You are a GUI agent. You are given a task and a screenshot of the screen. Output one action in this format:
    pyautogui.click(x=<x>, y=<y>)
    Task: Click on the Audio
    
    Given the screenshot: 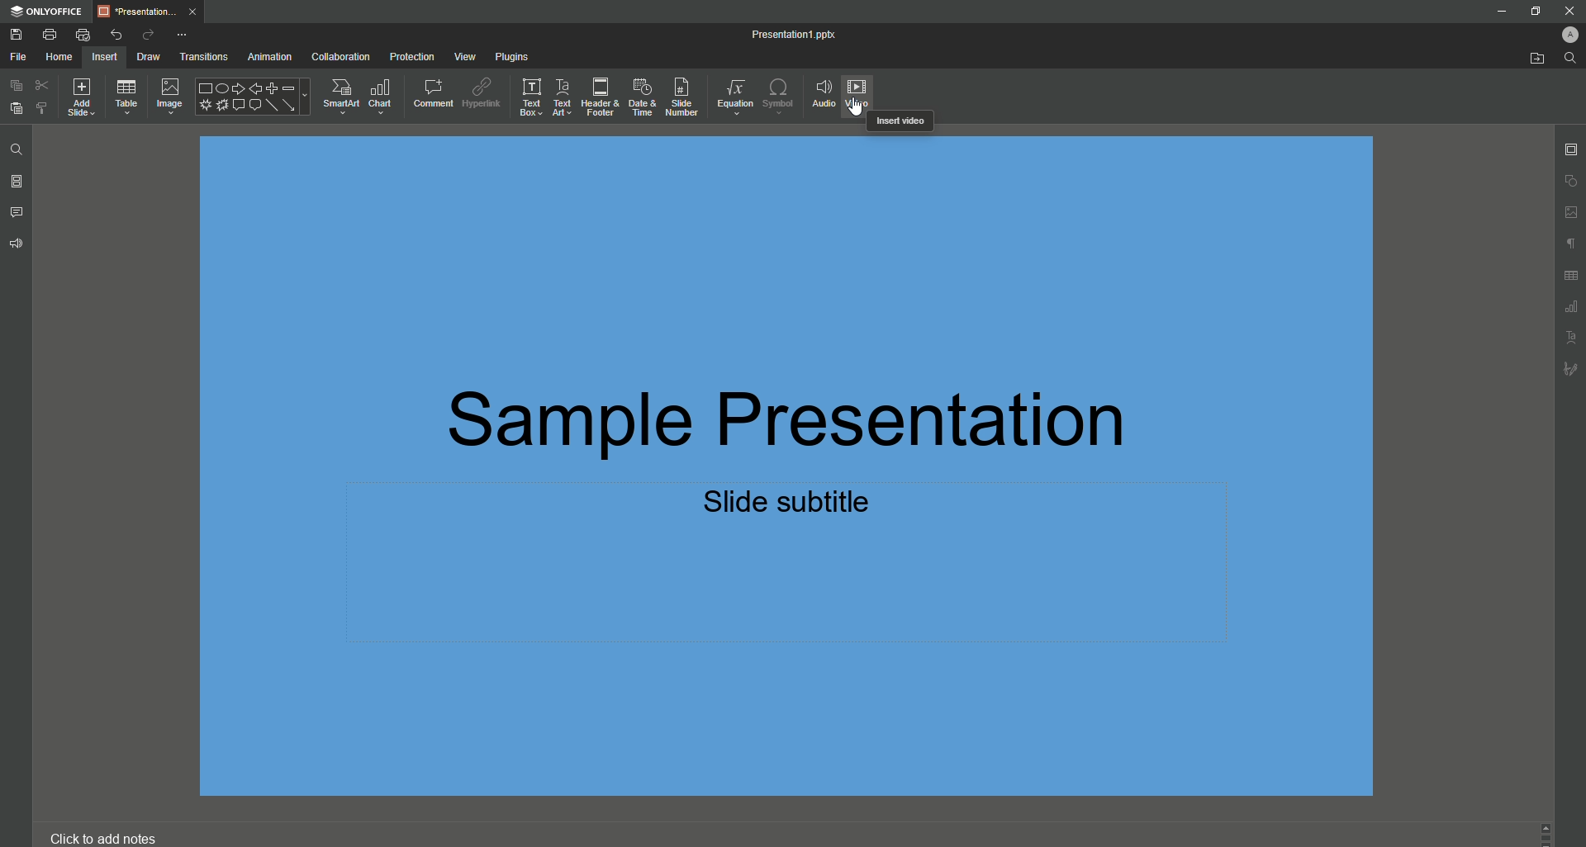 What is the action you would take?
    pyautogui.click(x=822, y=92)
    